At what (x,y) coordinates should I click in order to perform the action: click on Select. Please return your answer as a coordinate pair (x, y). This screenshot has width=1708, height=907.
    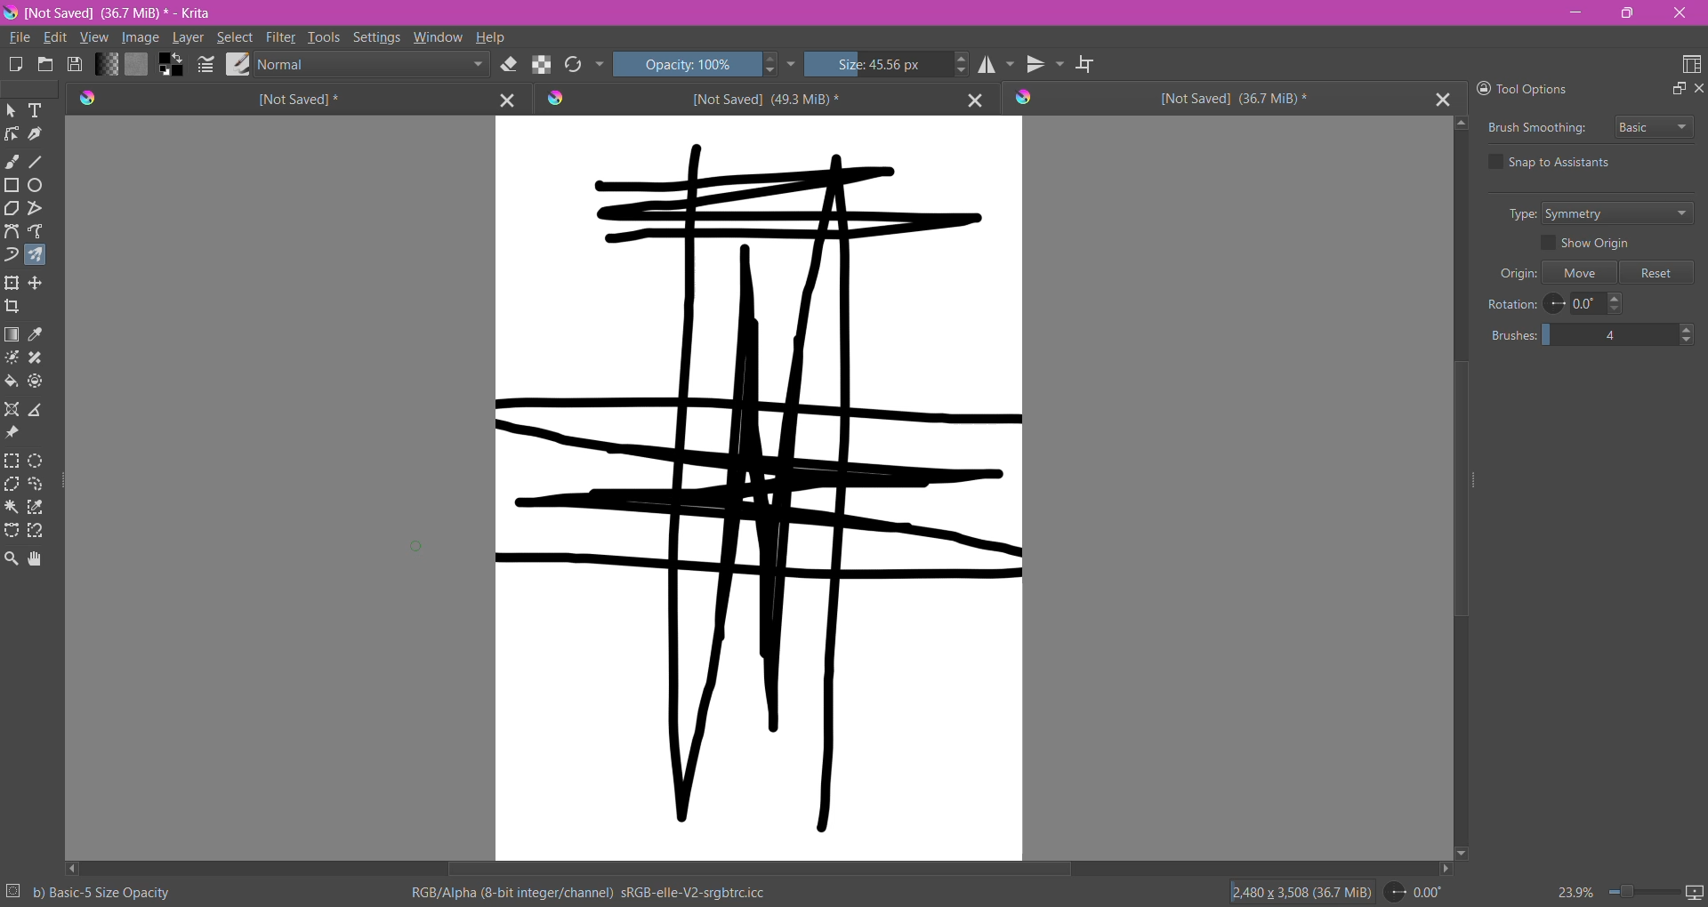
    Looking at the image, I should click on (234, 37).